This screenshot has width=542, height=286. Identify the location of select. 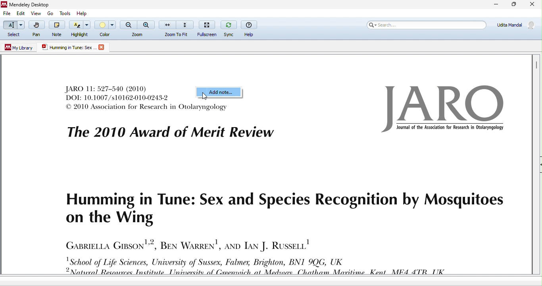
(14, 29).